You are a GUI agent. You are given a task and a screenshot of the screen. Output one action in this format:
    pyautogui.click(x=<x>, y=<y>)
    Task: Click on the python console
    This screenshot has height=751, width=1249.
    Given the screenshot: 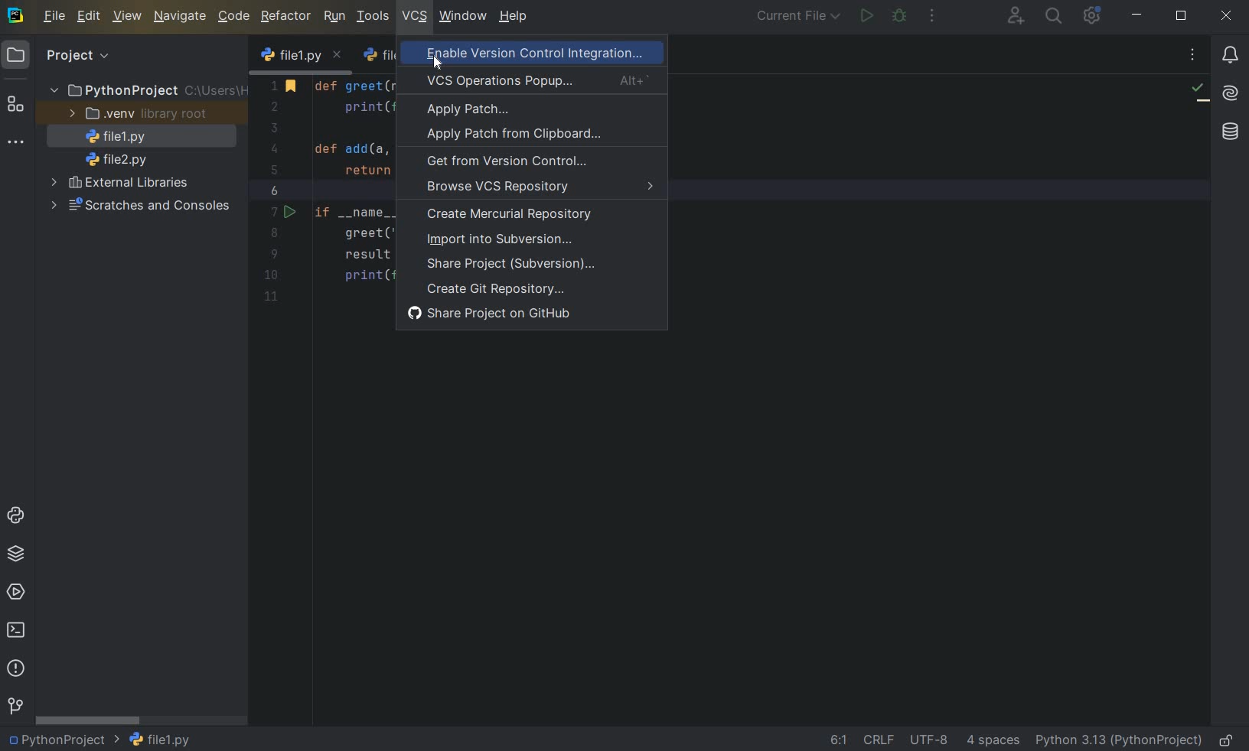 What is the action you would take?
    pyautogui.click(x=15, y=515)
    